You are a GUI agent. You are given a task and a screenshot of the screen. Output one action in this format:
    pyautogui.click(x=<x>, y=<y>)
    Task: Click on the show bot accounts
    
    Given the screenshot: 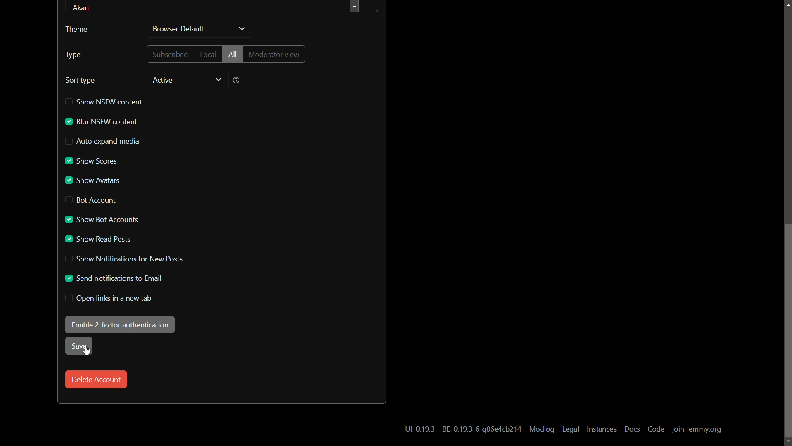 What is the action you would take?
    pyautogui.click(x=100, y=220)
    